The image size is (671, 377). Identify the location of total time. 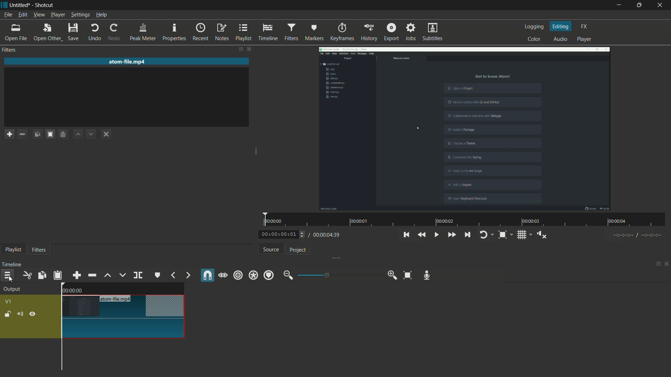
(326, 235).